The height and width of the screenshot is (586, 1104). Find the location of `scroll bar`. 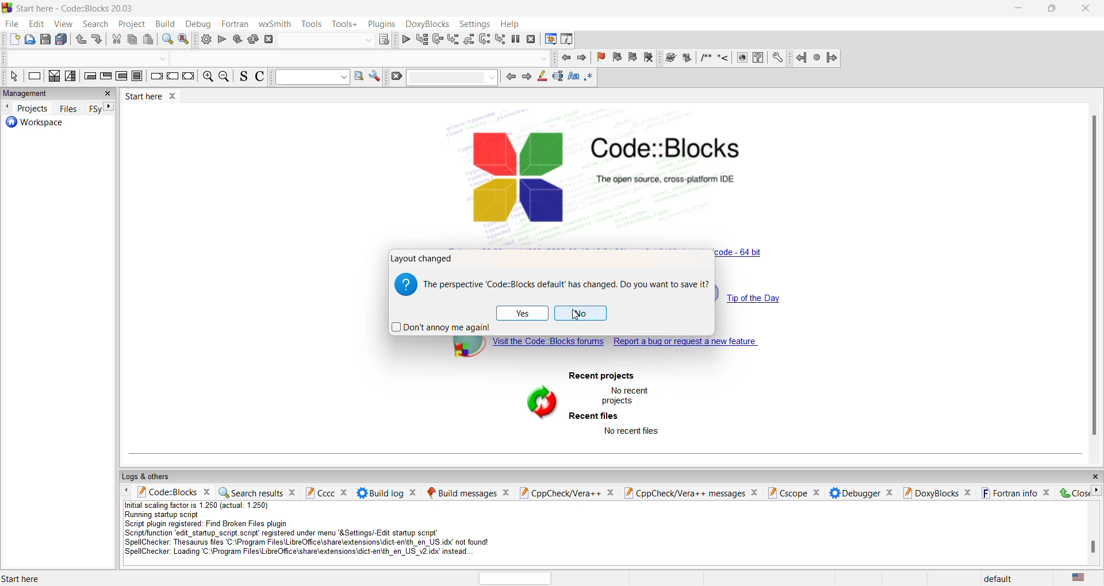

scroll bar is located at coordinates (1093, 272).